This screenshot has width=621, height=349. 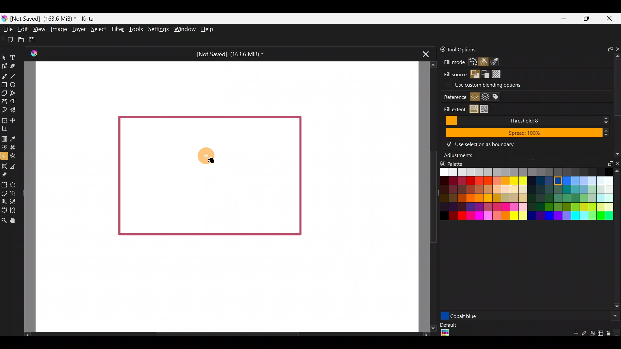 I want to click on Pattern, so click(x=496, y=72).